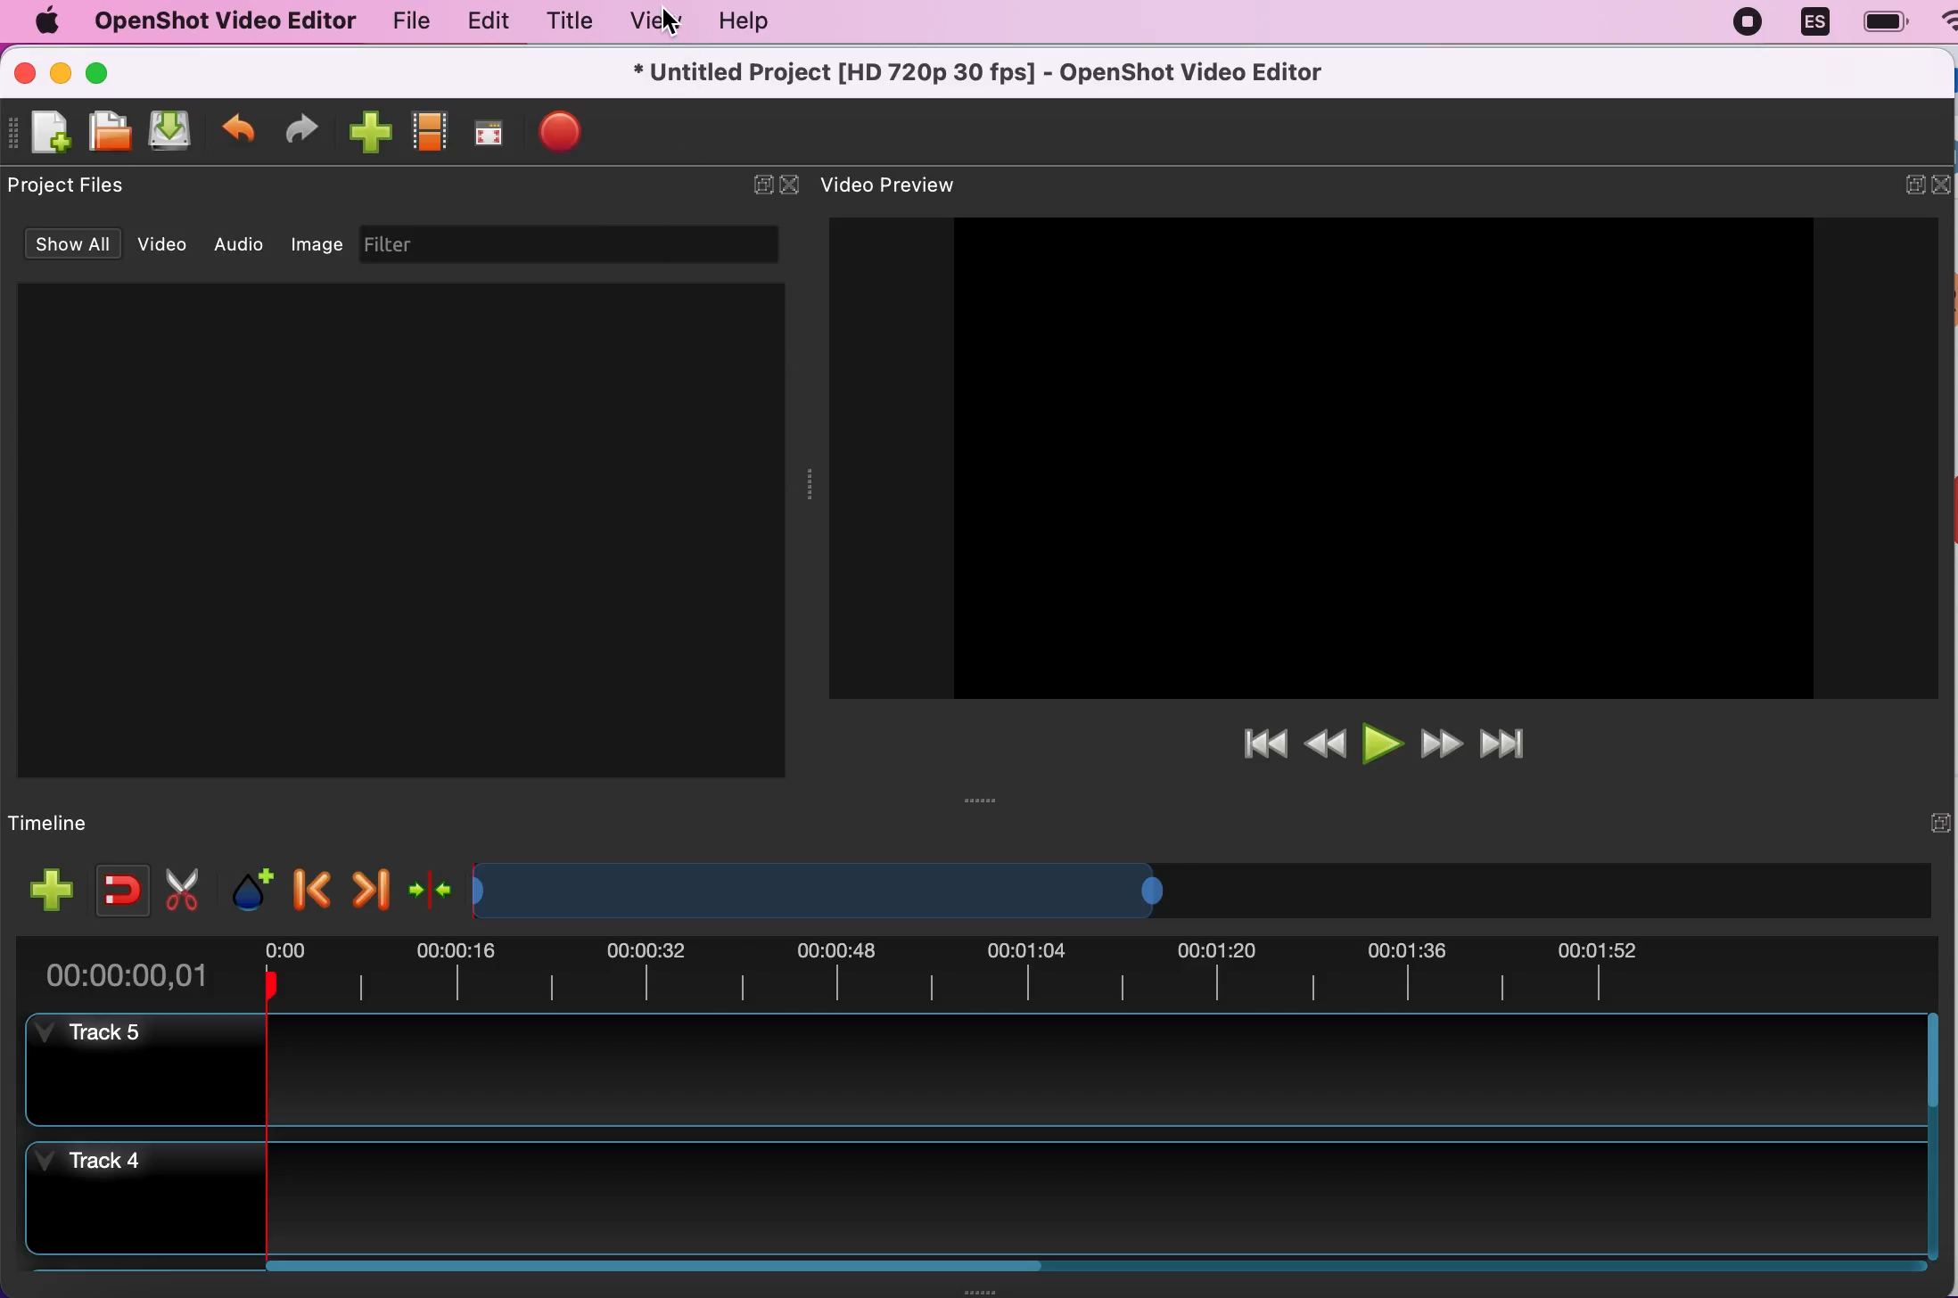 The height and width of the screenshot is (1298, 1958). Describe the element at coordinates (32, 77) in the screenshot. I see `close` at that location.